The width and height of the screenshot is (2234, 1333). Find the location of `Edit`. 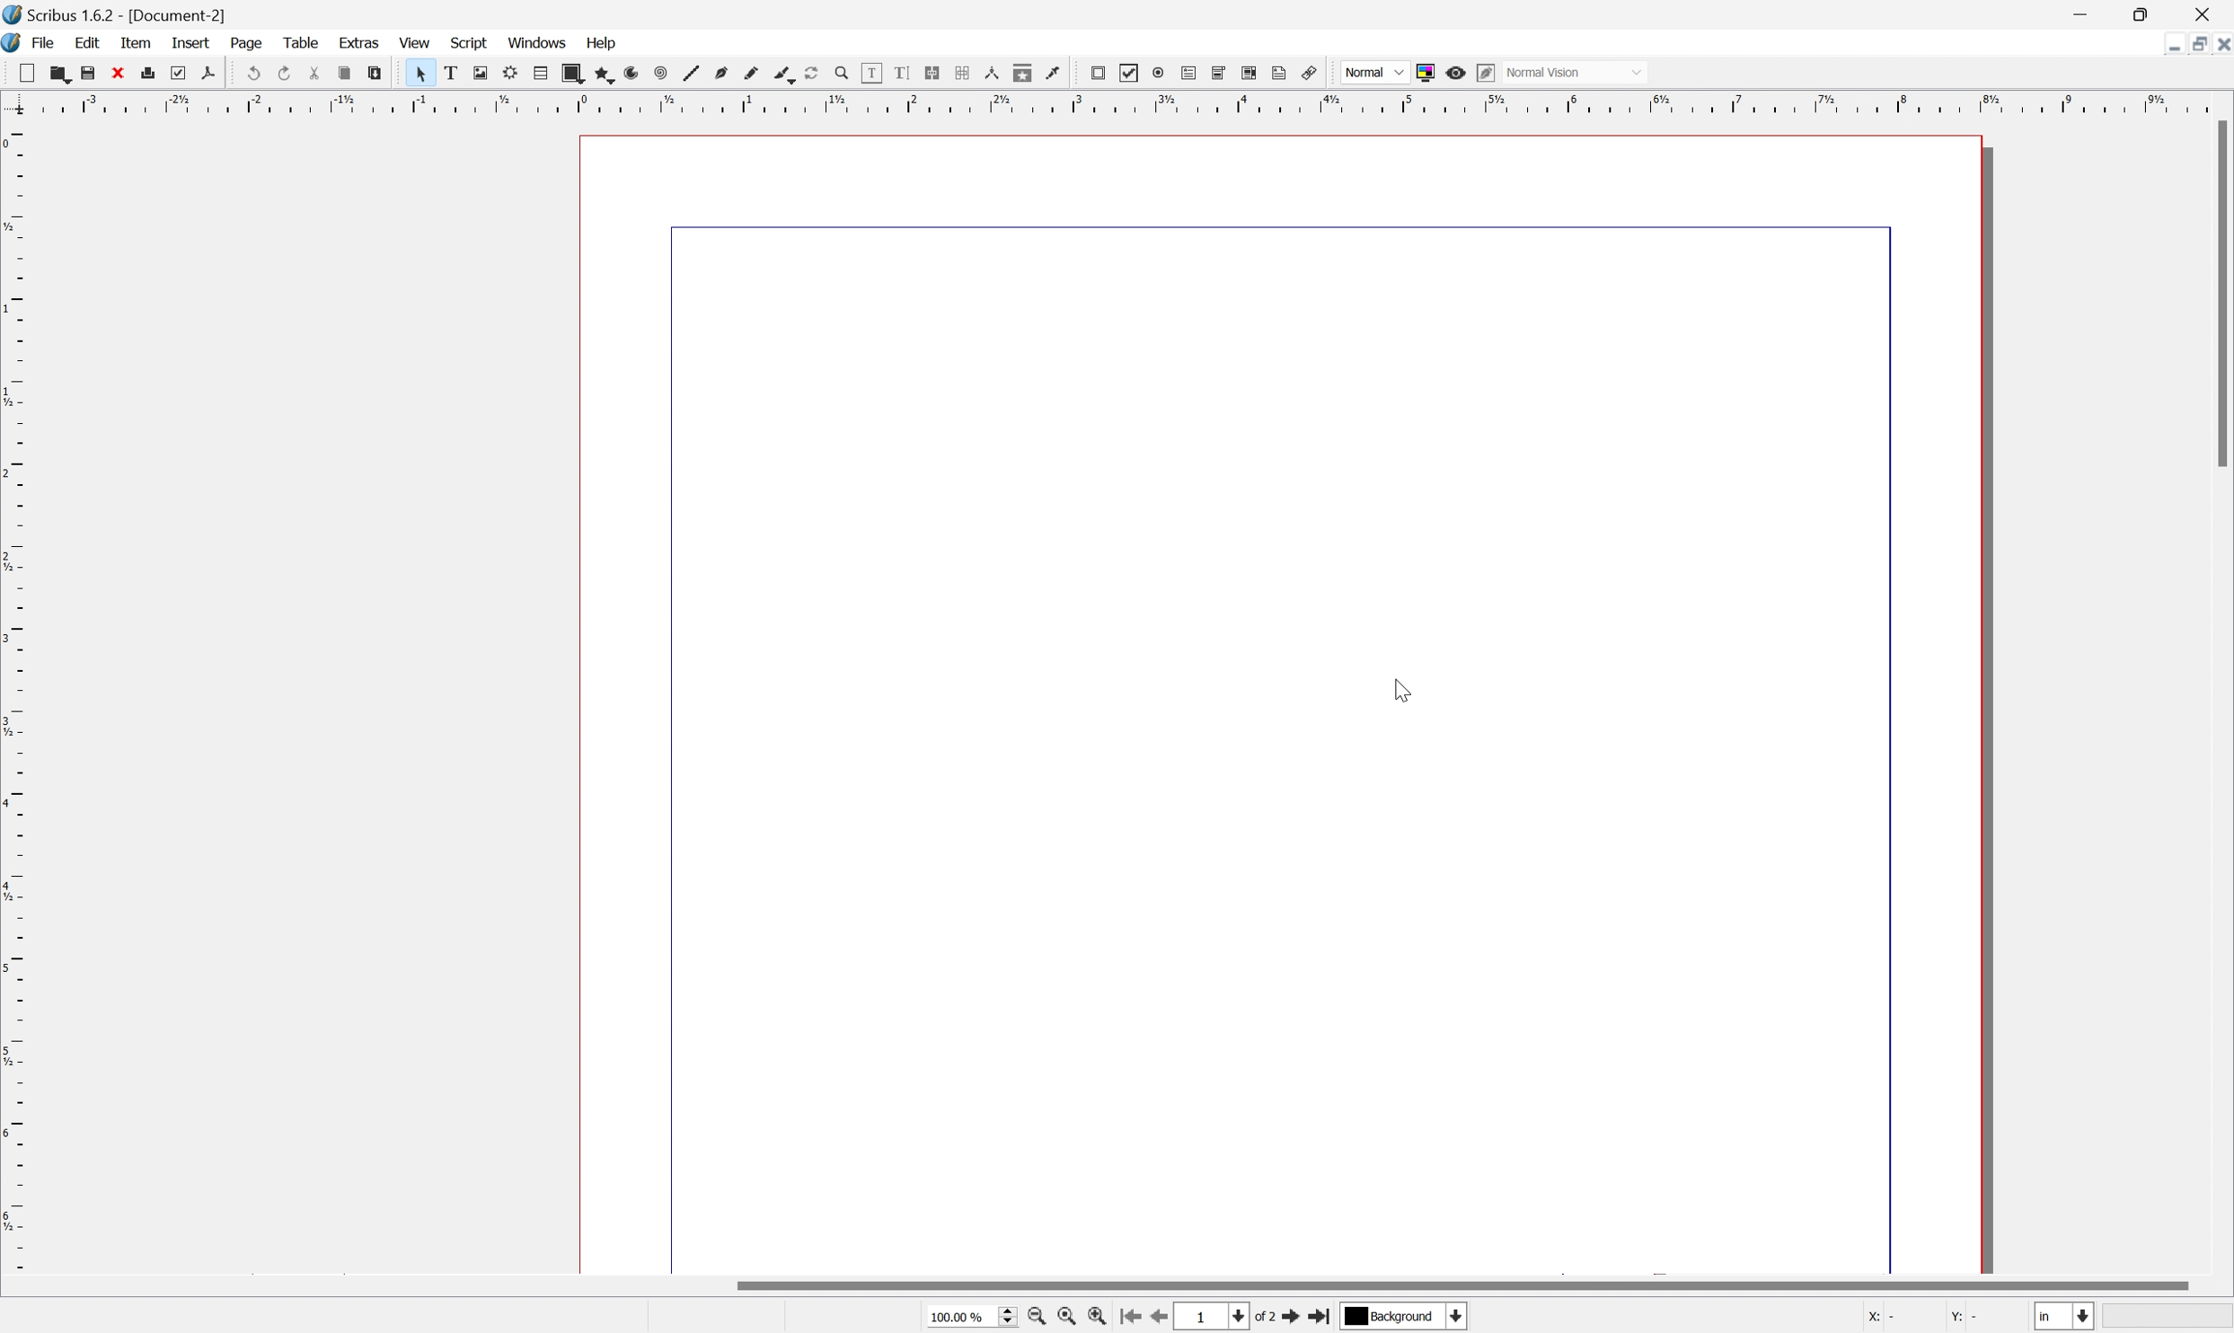

Edit is located at coordinates (87, 45).